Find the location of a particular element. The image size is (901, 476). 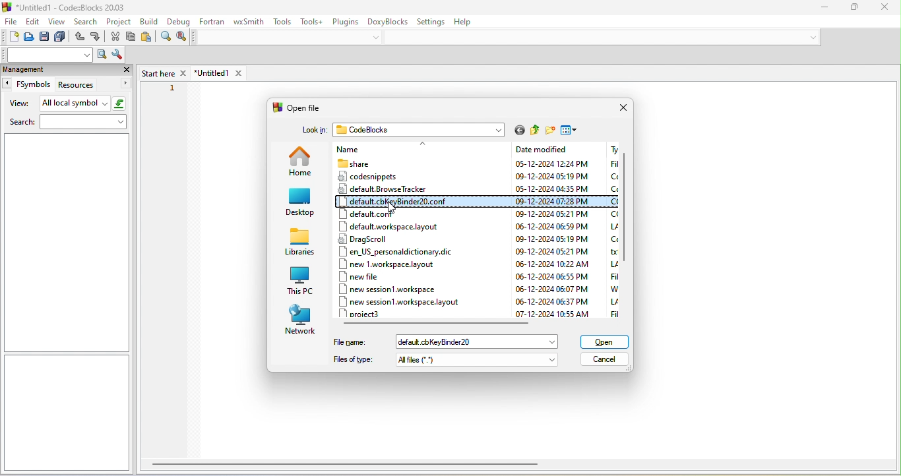

replace is located at coordinates (183, 38).